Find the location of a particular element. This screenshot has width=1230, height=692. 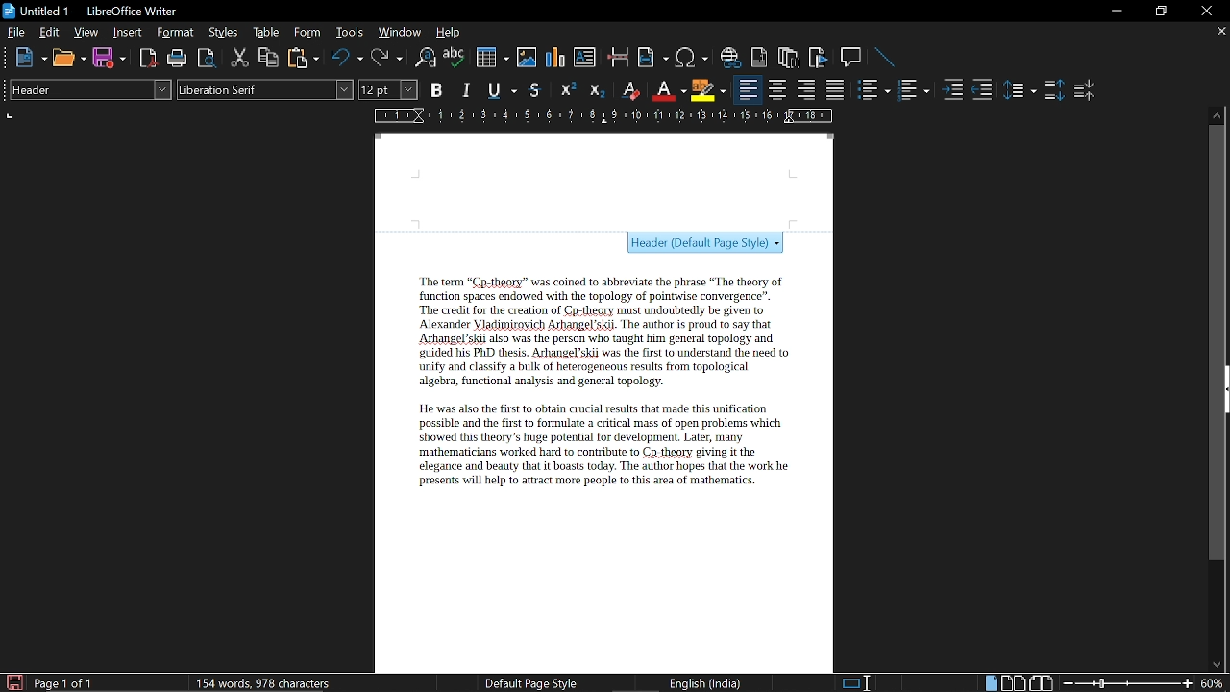

WIndow is located at coordinates (401, 32).